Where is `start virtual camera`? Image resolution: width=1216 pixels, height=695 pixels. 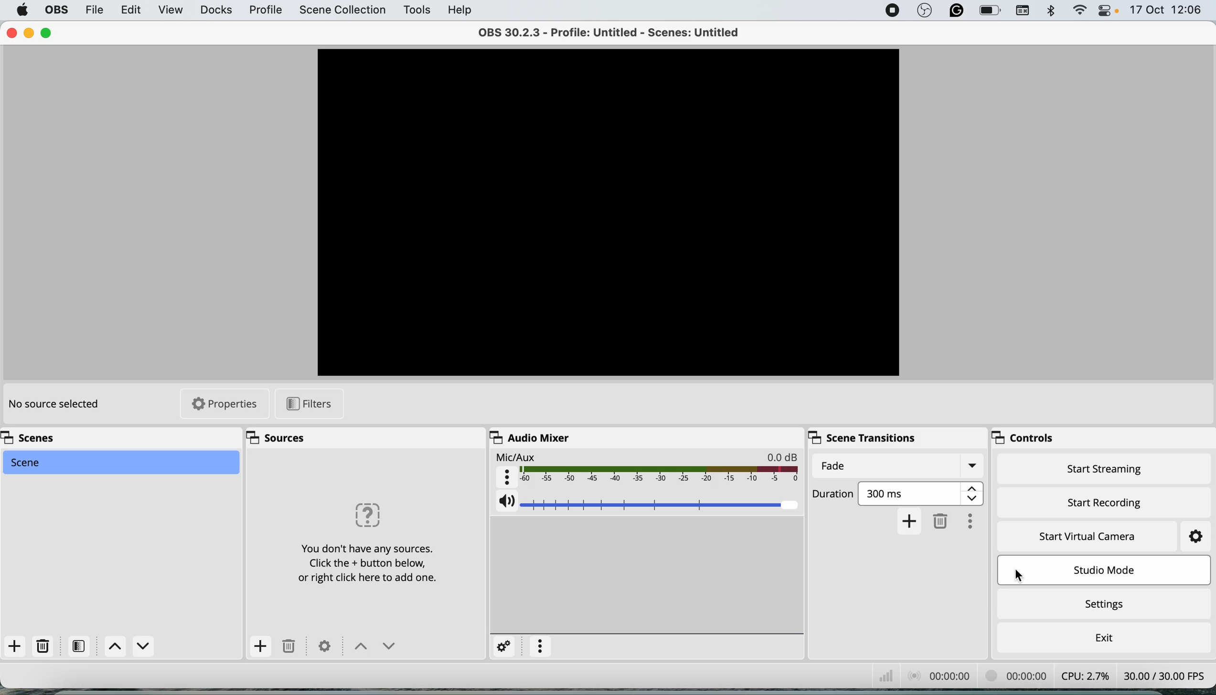 start virtual camera is located at coordinates (1088, 538).